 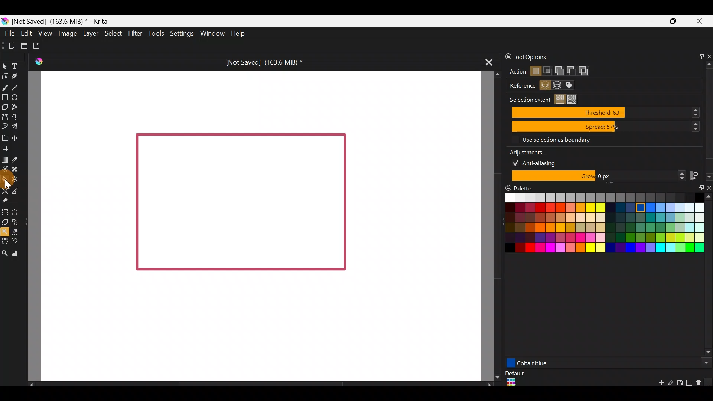 What do you see at coordinates (256, 384) in the screenshot?
I see `Scroll bar` at bounding box center [256, 384].